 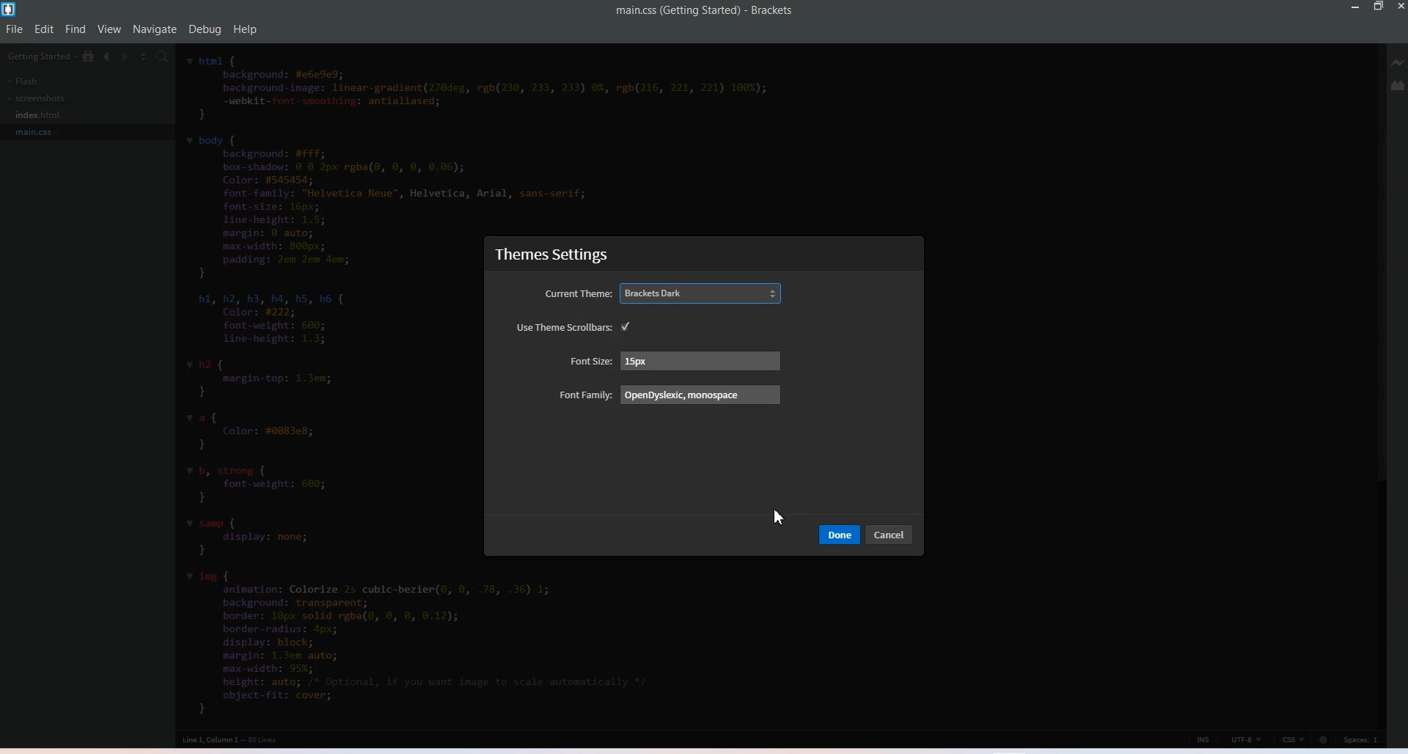 What do you see at coordinates (670, 395) in the screenshot?
I see `Font family` at bounding box center [670, 395].